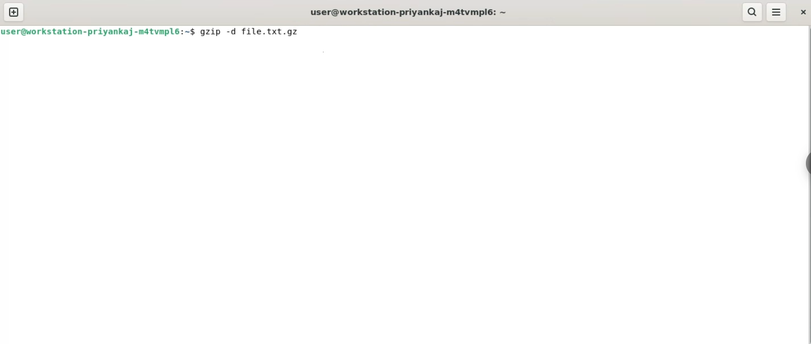 Image resolution: width=811 pixels, height=344 pixels. I want to click on gzip -d file.txt.gz, so click(254, 31).